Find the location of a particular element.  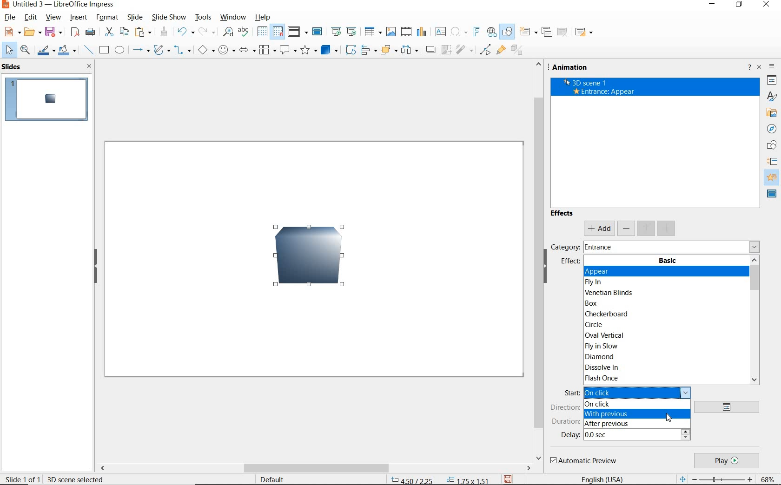

CIRCLE is located at coordinates (596, 324).